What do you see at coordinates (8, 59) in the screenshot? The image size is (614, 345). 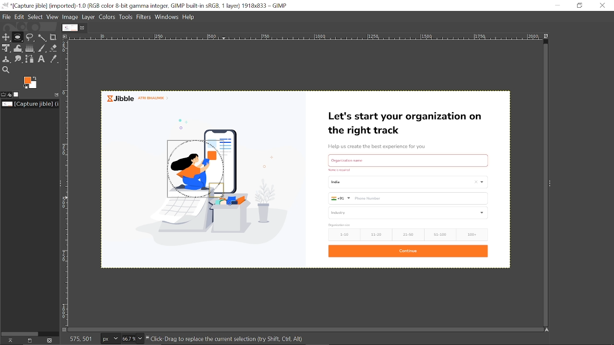 I see `Clone tool` at bounding box center [8, 59].